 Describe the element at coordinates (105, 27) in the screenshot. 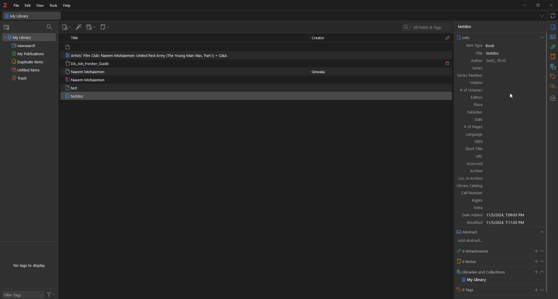

I see `new note` at that location.